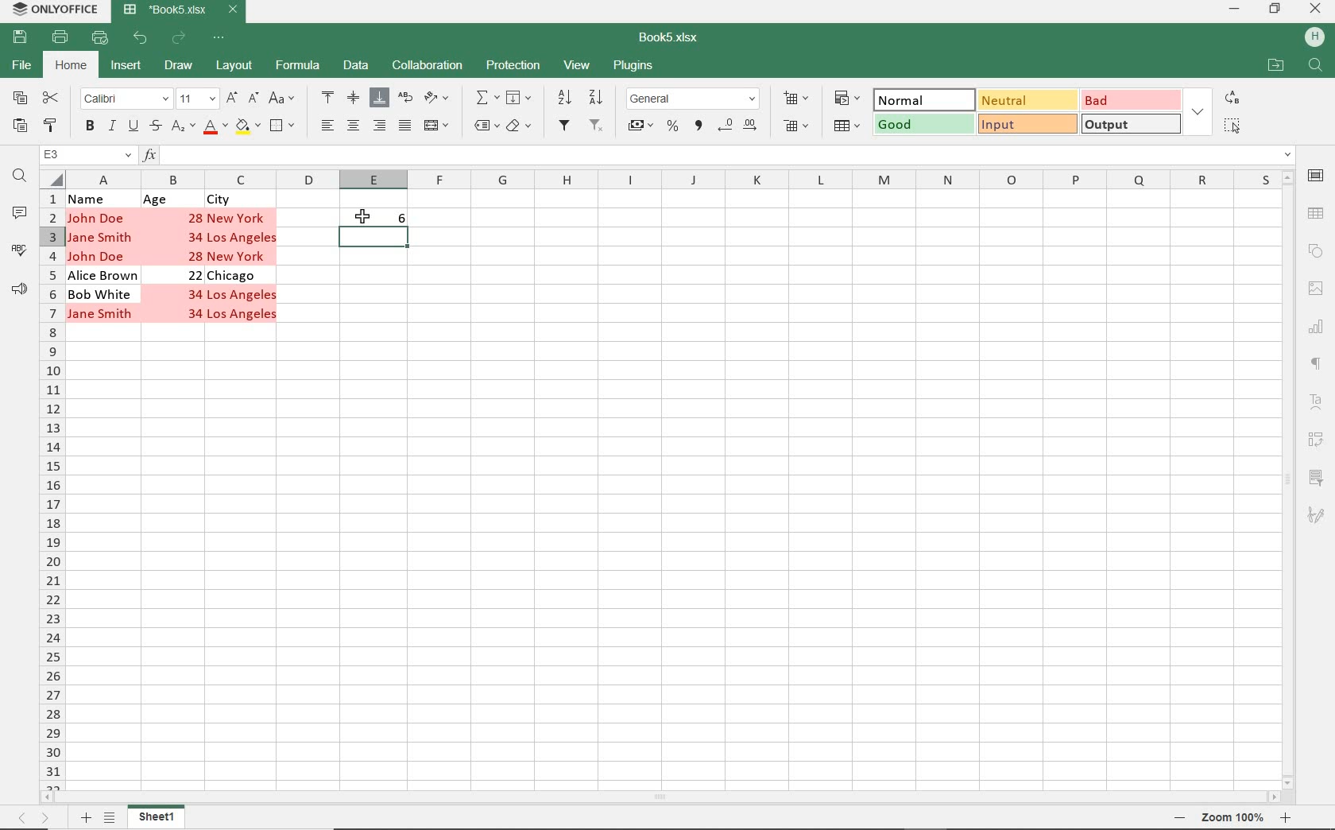 Image resolution: width=1335 pixels, height=830 pixels. What do you see at coordinates (18, 99) in the screenshot?
I see `COPY` at bounding box center [18, 99].